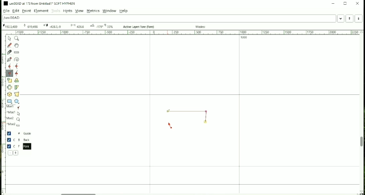 The image size is (365, 195). What do you see at coordinates (17, 52) in the screenshot?
I see `Measure distance, angle between points` at bounding box center [17, 52].